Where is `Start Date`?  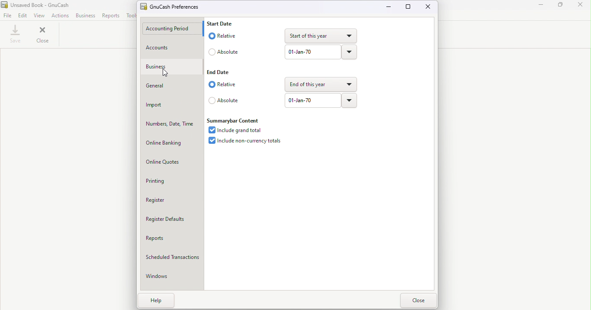
Start Date is located at coordinates (222, 23).